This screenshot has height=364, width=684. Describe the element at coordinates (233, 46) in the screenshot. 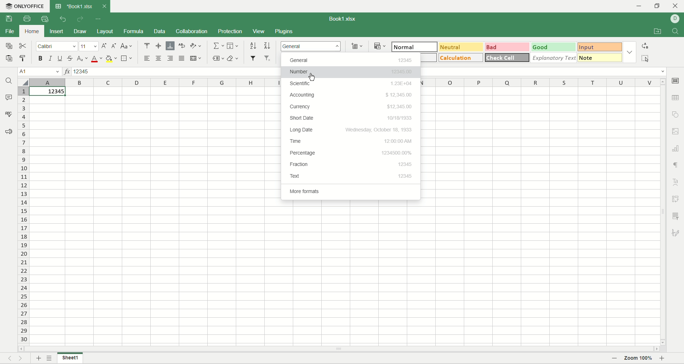

I see `fill` at that location.